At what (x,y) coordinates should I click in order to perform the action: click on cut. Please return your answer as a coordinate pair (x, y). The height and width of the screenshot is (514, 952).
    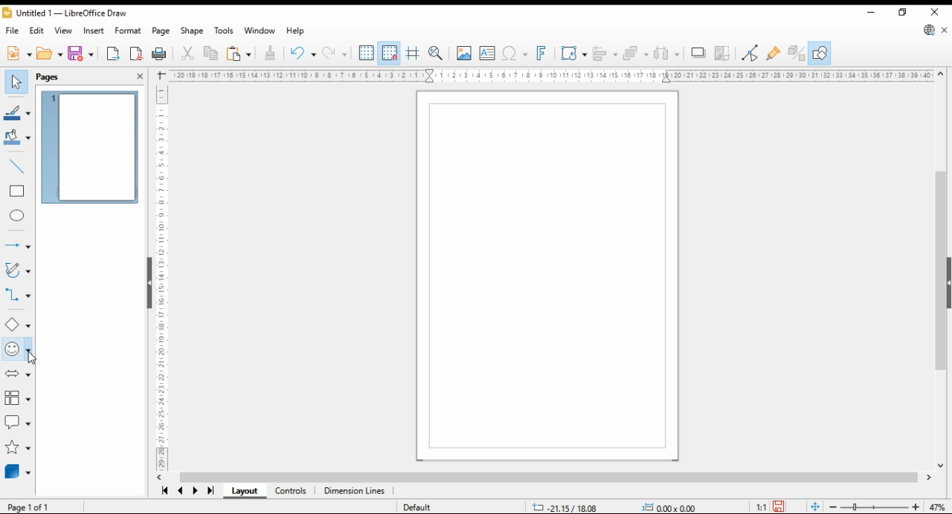
    Looking at the image, I should click on (187, 53).